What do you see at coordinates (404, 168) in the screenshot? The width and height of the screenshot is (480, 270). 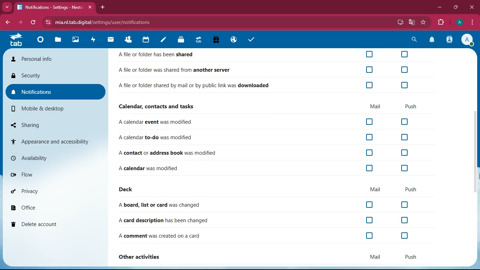 I see `off` at bounding box center [404, 168].